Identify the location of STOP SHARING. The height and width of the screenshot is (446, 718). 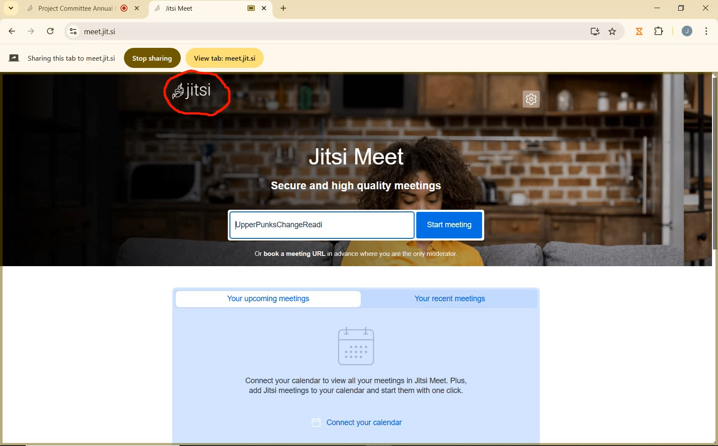
(153, 57).